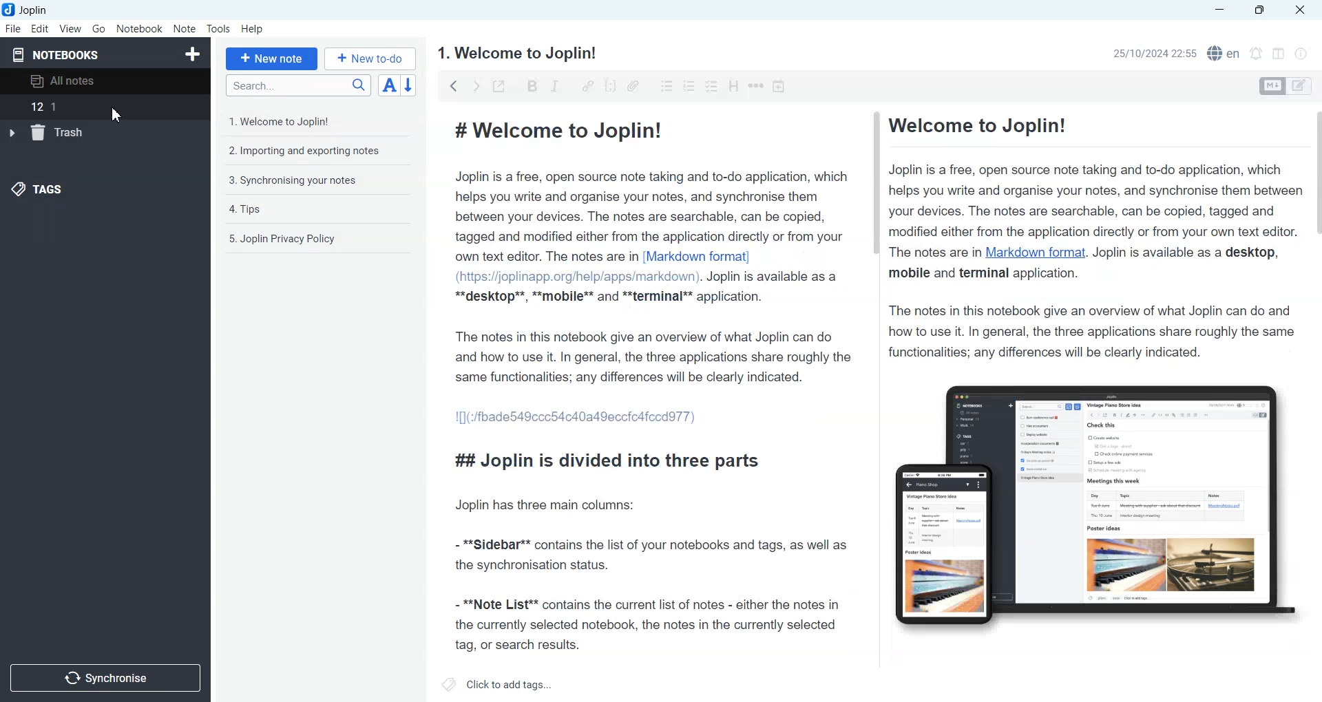  Describe the element at coordinates (56, 54) in the screenshot. I see `Notebooks` at that location.